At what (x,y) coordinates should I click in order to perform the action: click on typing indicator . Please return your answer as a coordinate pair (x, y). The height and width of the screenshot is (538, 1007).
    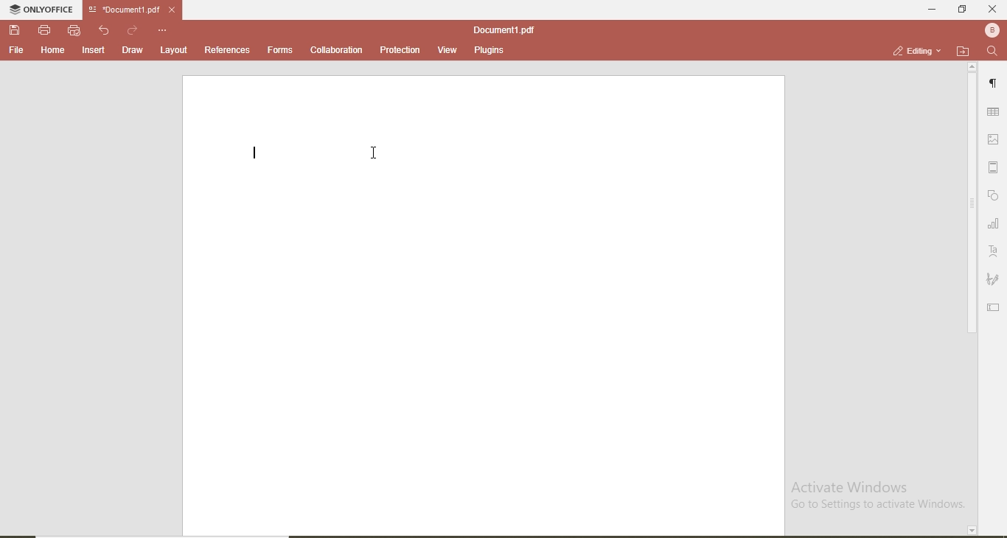
    Looking at the image, I should click on (255, 155).